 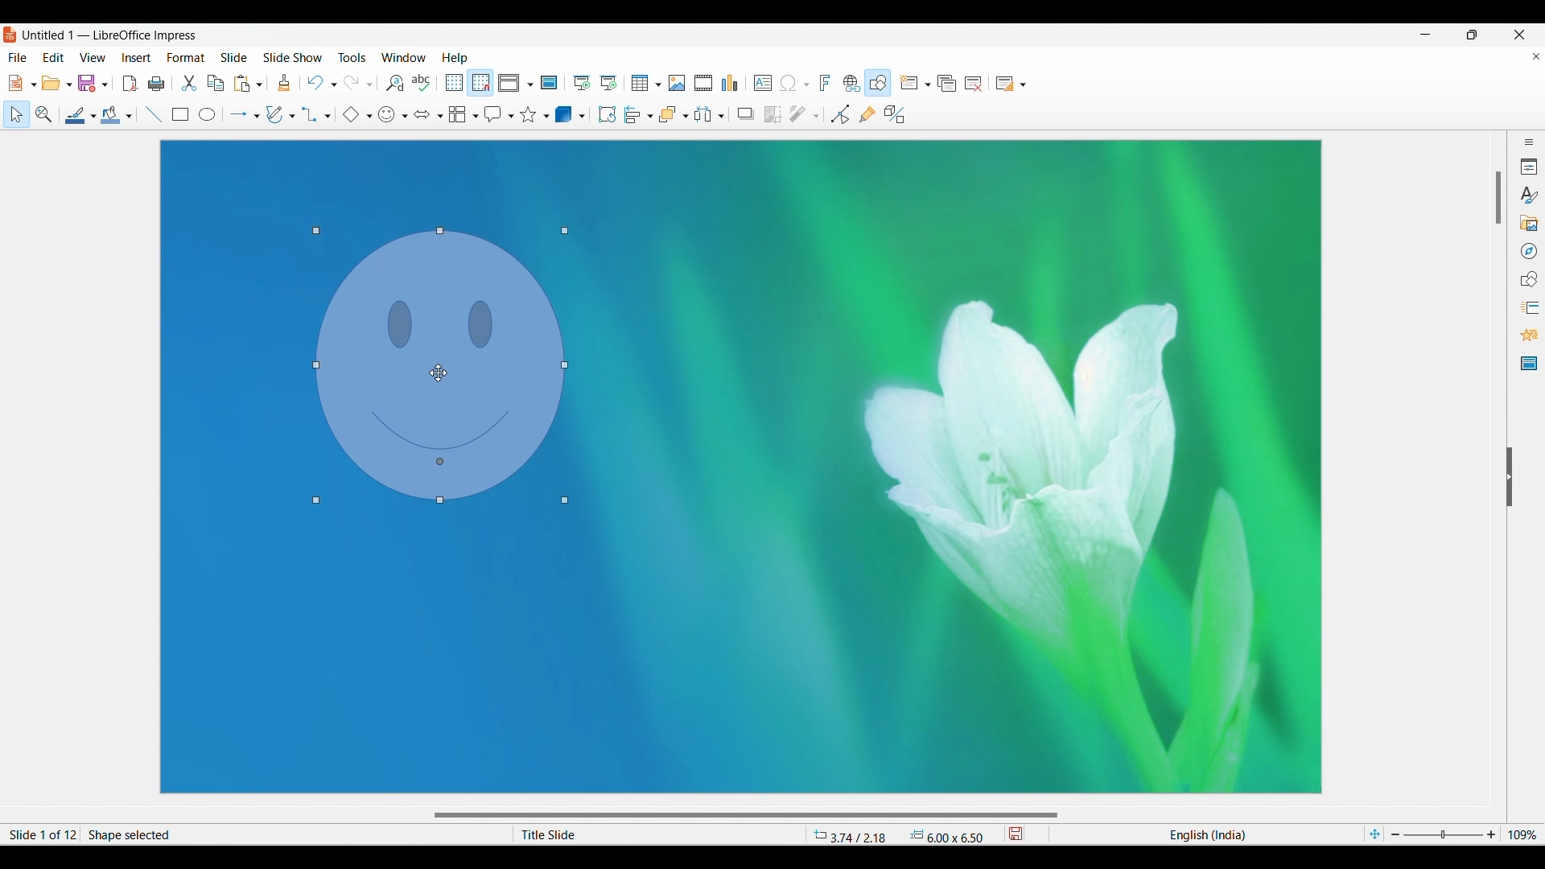 I want to click on Rectangle, so click(x=180, y=115).